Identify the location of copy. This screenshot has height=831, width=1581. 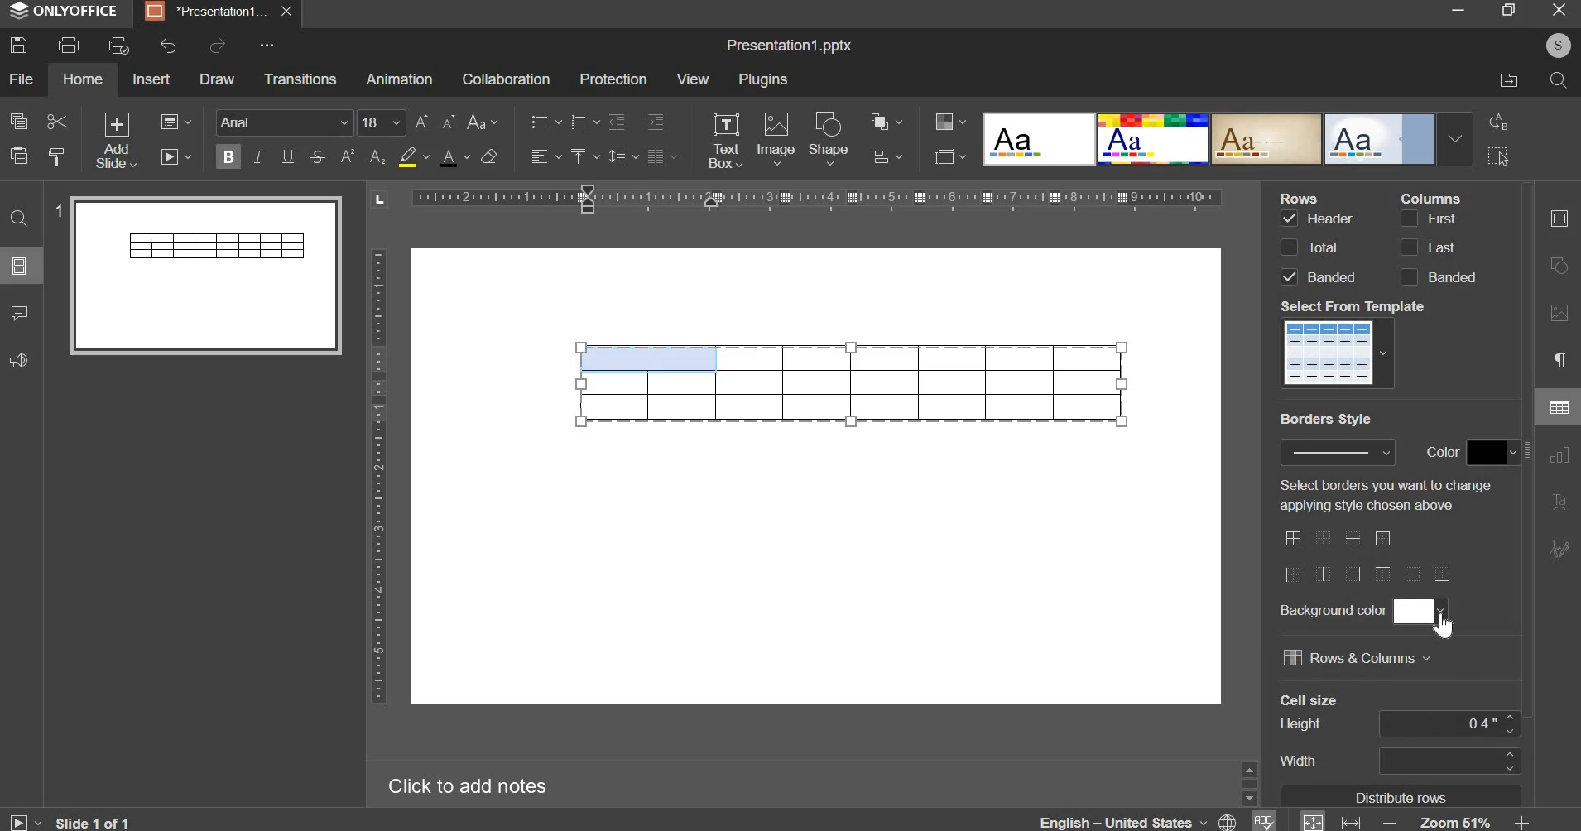
(19, 120).